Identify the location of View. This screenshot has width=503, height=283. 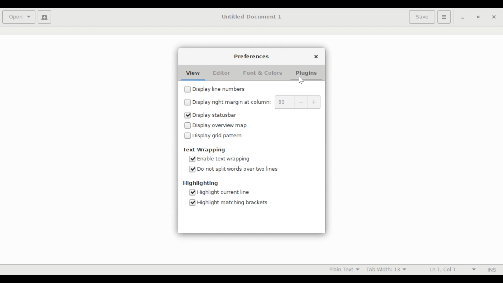
(192, 73).